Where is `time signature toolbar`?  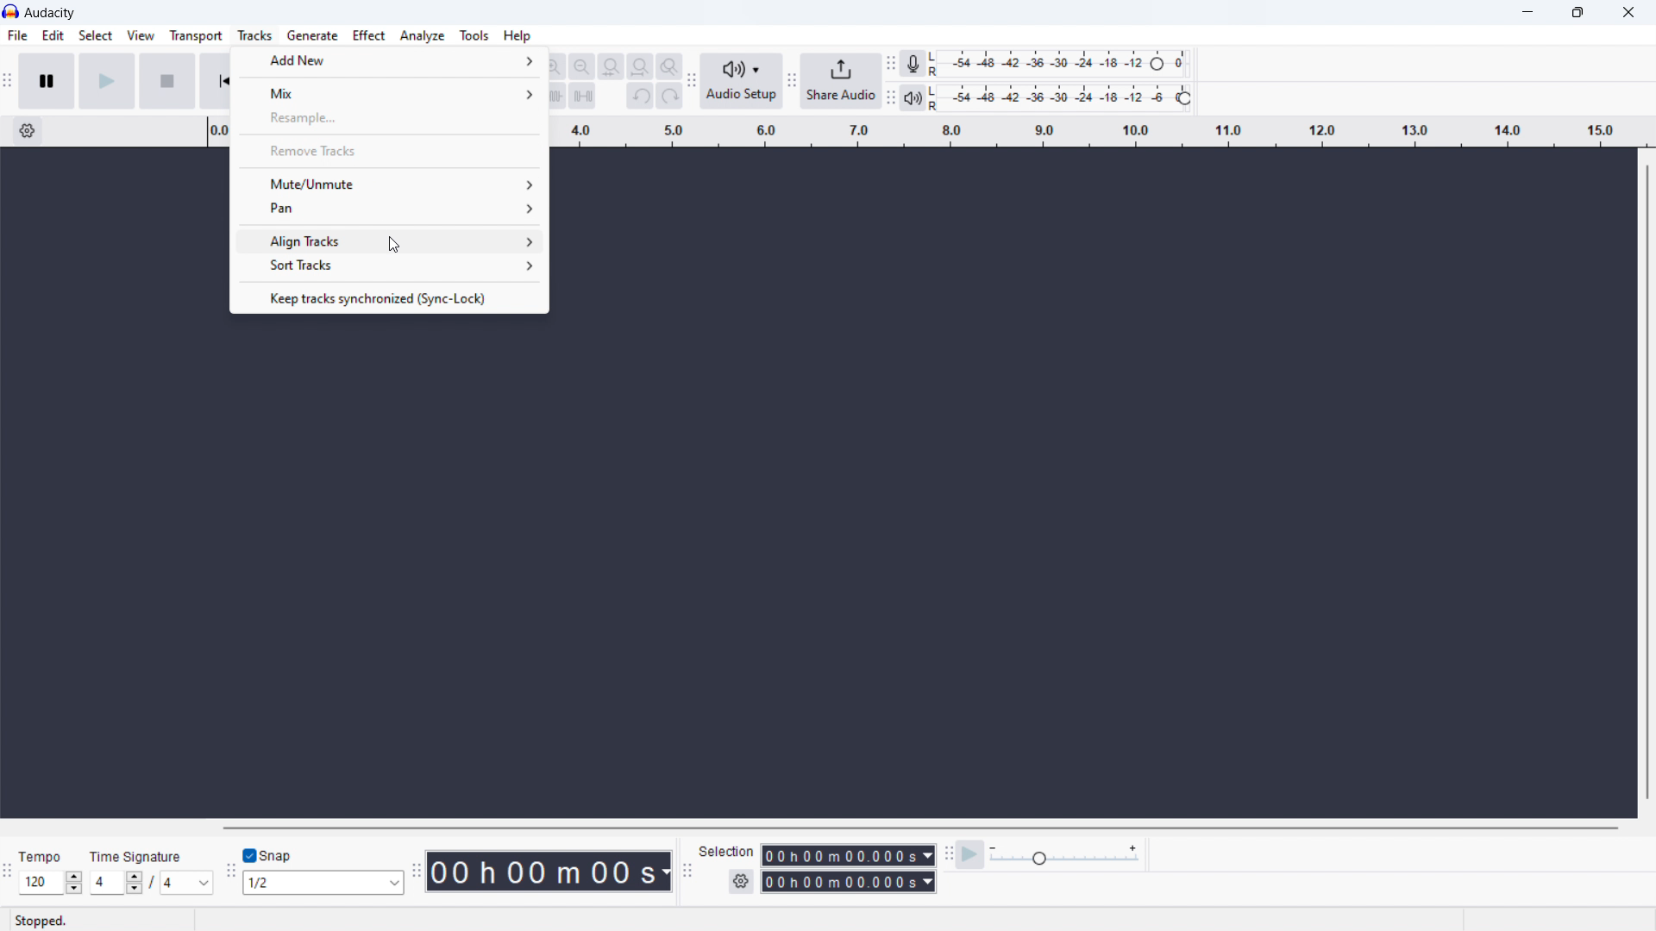
time signature toolbar is located at coordinates (7, 871).